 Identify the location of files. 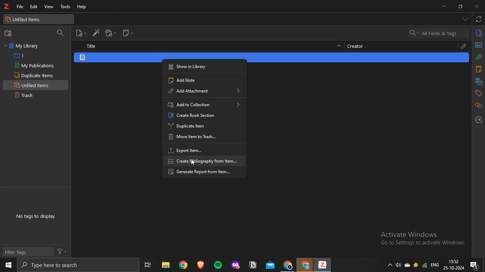
(165, 265).